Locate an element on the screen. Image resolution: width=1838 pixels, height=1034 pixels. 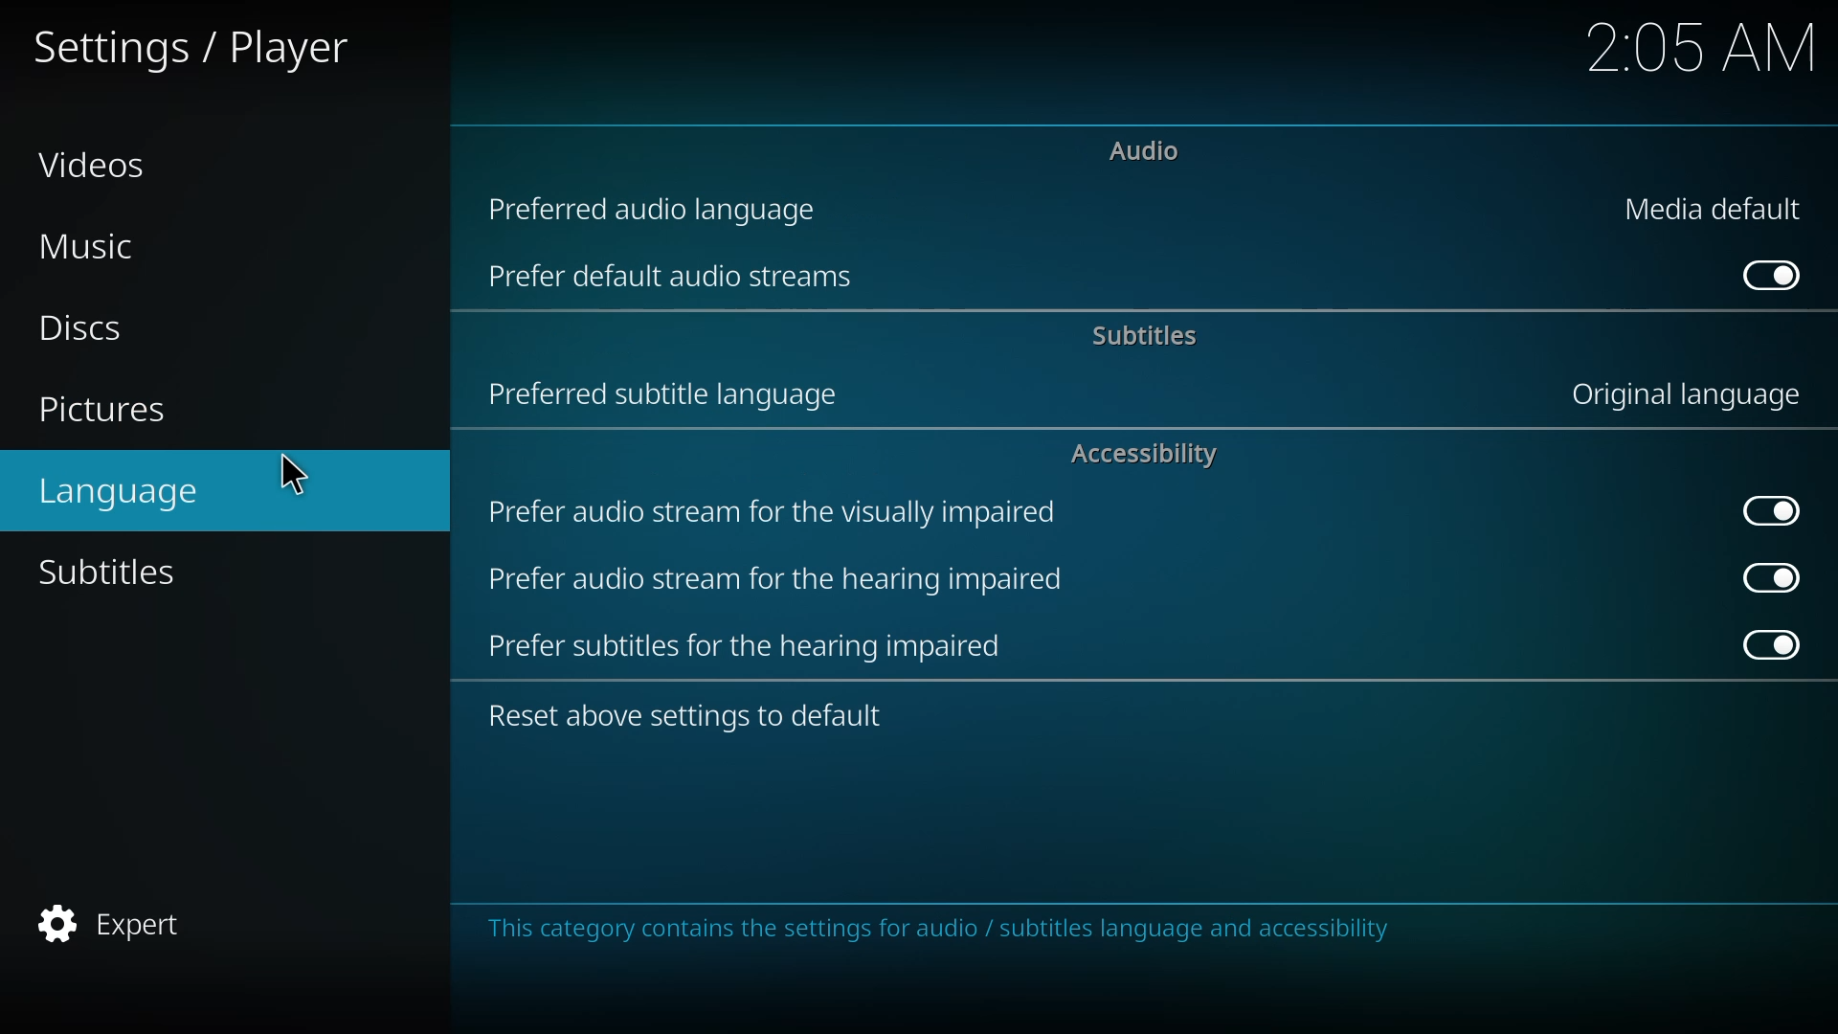
expert is located at coordinates (110, 925).